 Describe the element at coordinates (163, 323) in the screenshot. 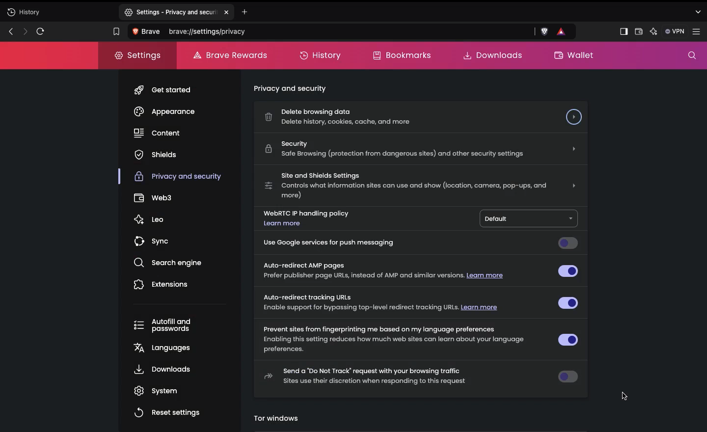

I see `Autofill and passwords` at that location.